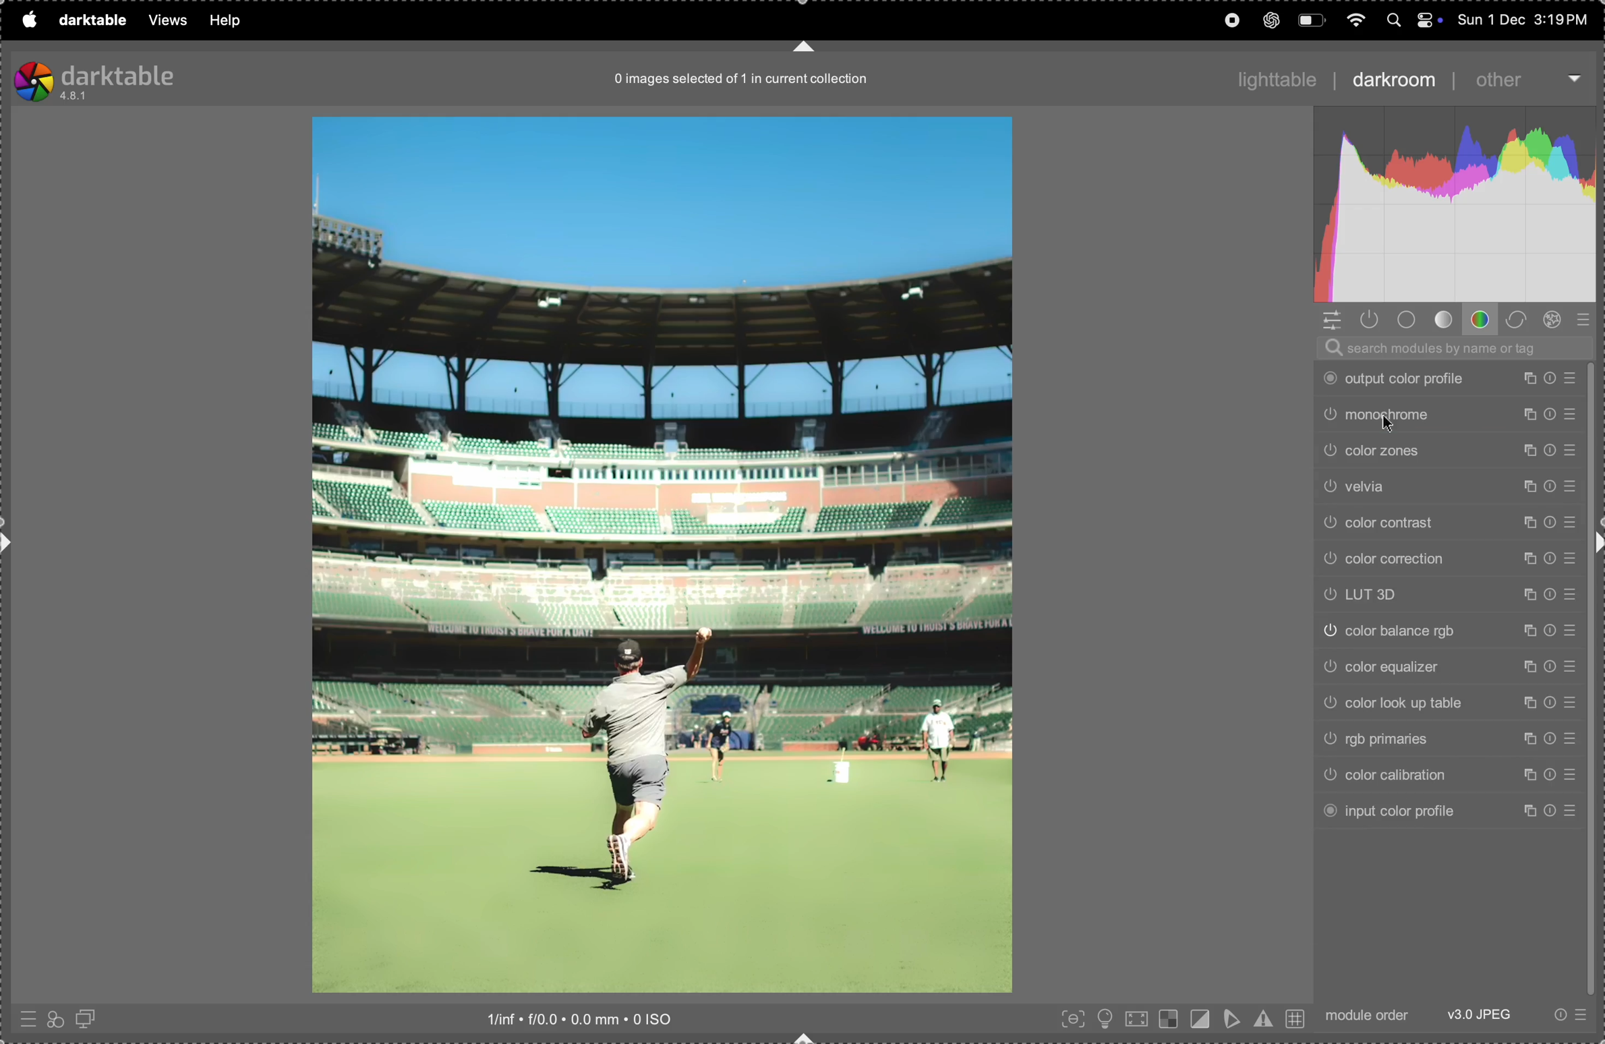 The image size is (1605, 1044). What do you see at coordinates (1357, 21) in the screenshot?
I see `wifi` at bounding box center [1357, 21].